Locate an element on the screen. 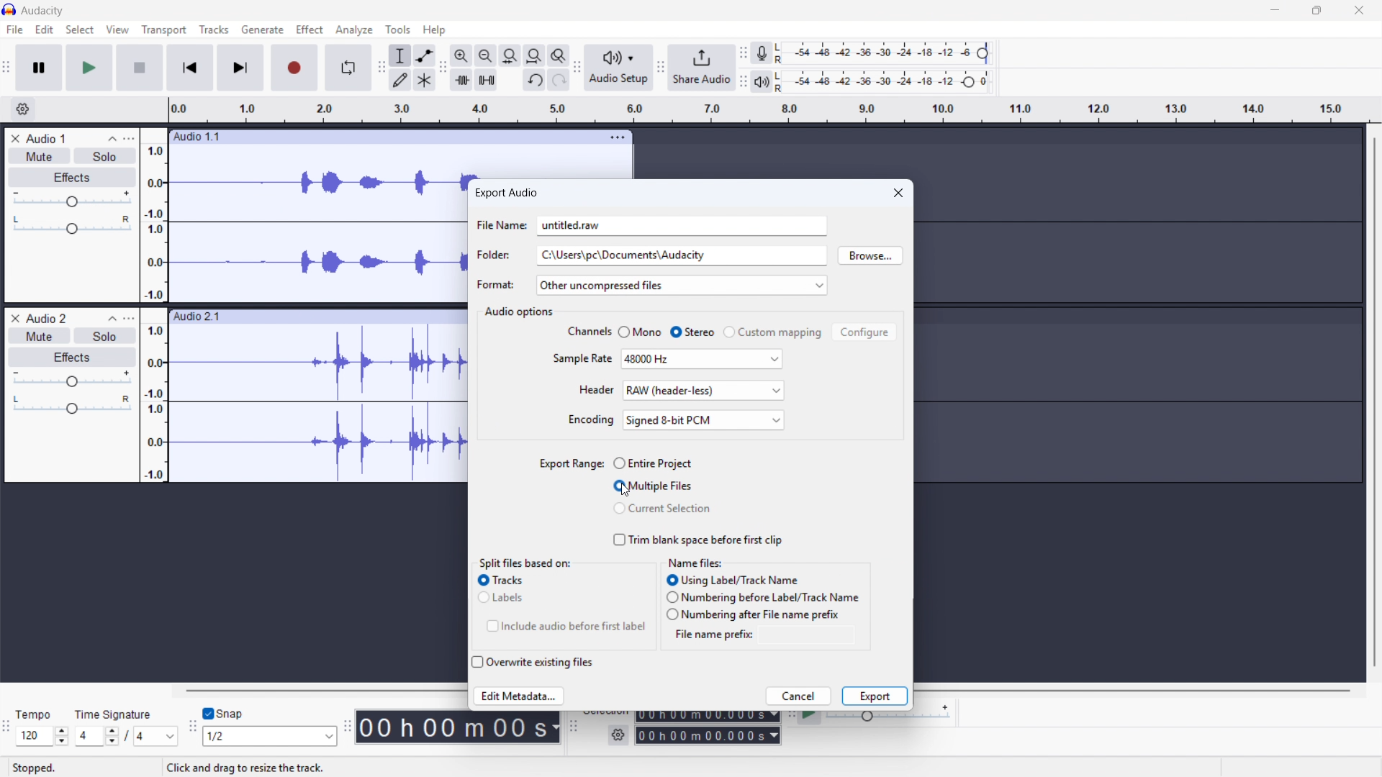 The image size is (1382, 777). Timestamp is located at coordinates (459, 730).